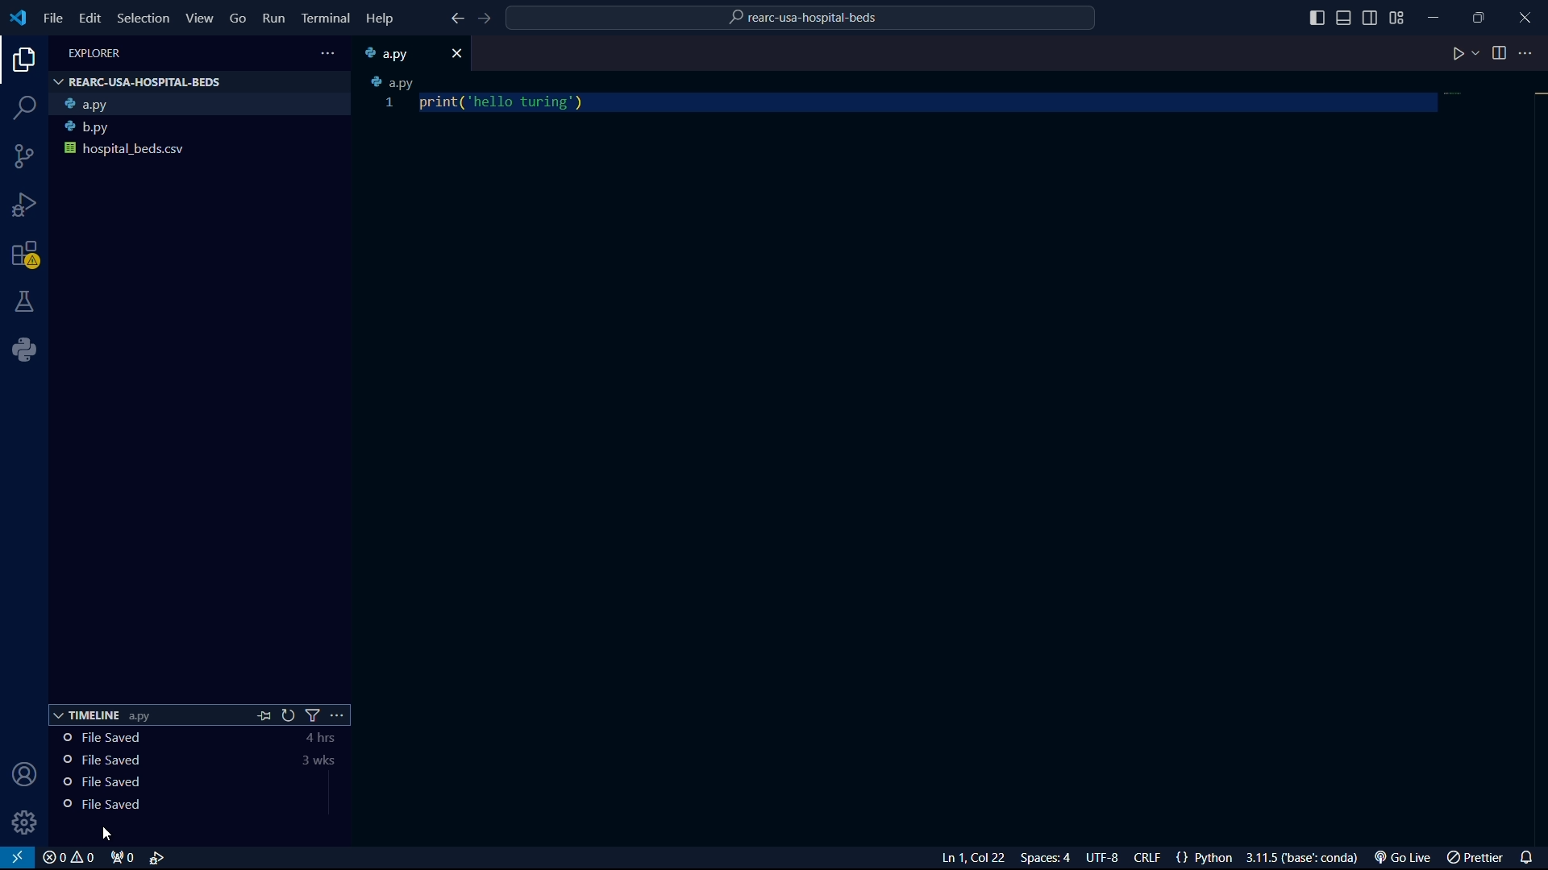 This screenshot has height=870, width=1548. What do you see at coordinates (322, 752) in the screenshot?
I see `time` at bounding box center [322, 752].